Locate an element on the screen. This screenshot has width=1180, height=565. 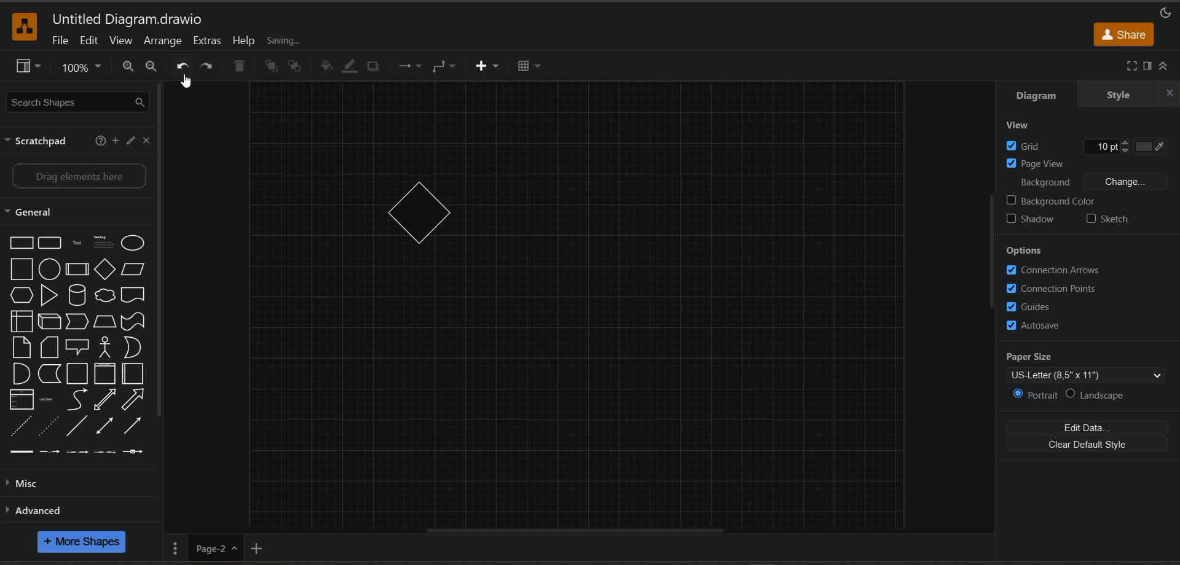
to front is located at coordinates (268, 66).